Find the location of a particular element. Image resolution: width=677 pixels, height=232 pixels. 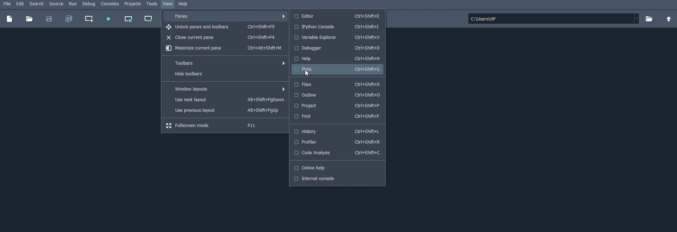

Debugger is located at coordinates (337, 48).